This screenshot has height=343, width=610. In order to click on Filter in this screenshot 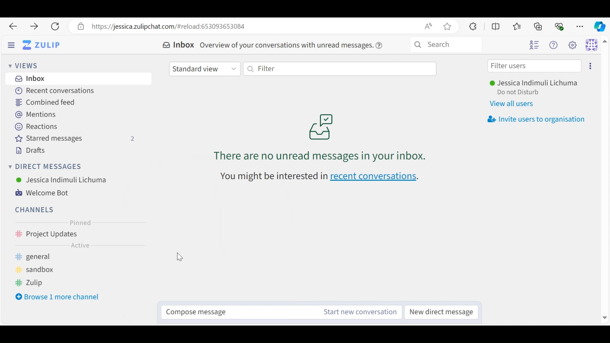, I will do `click(340, 68)`.